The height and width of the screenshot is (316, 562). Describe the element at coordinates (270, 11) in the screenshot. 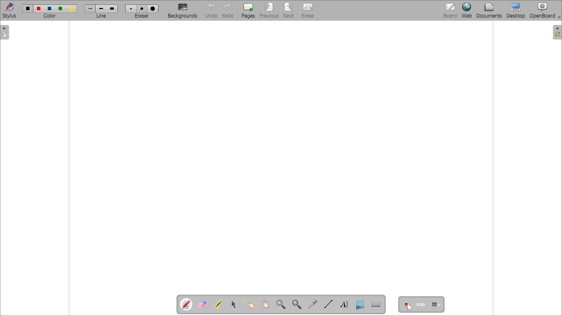

I see `Previous` at that location.